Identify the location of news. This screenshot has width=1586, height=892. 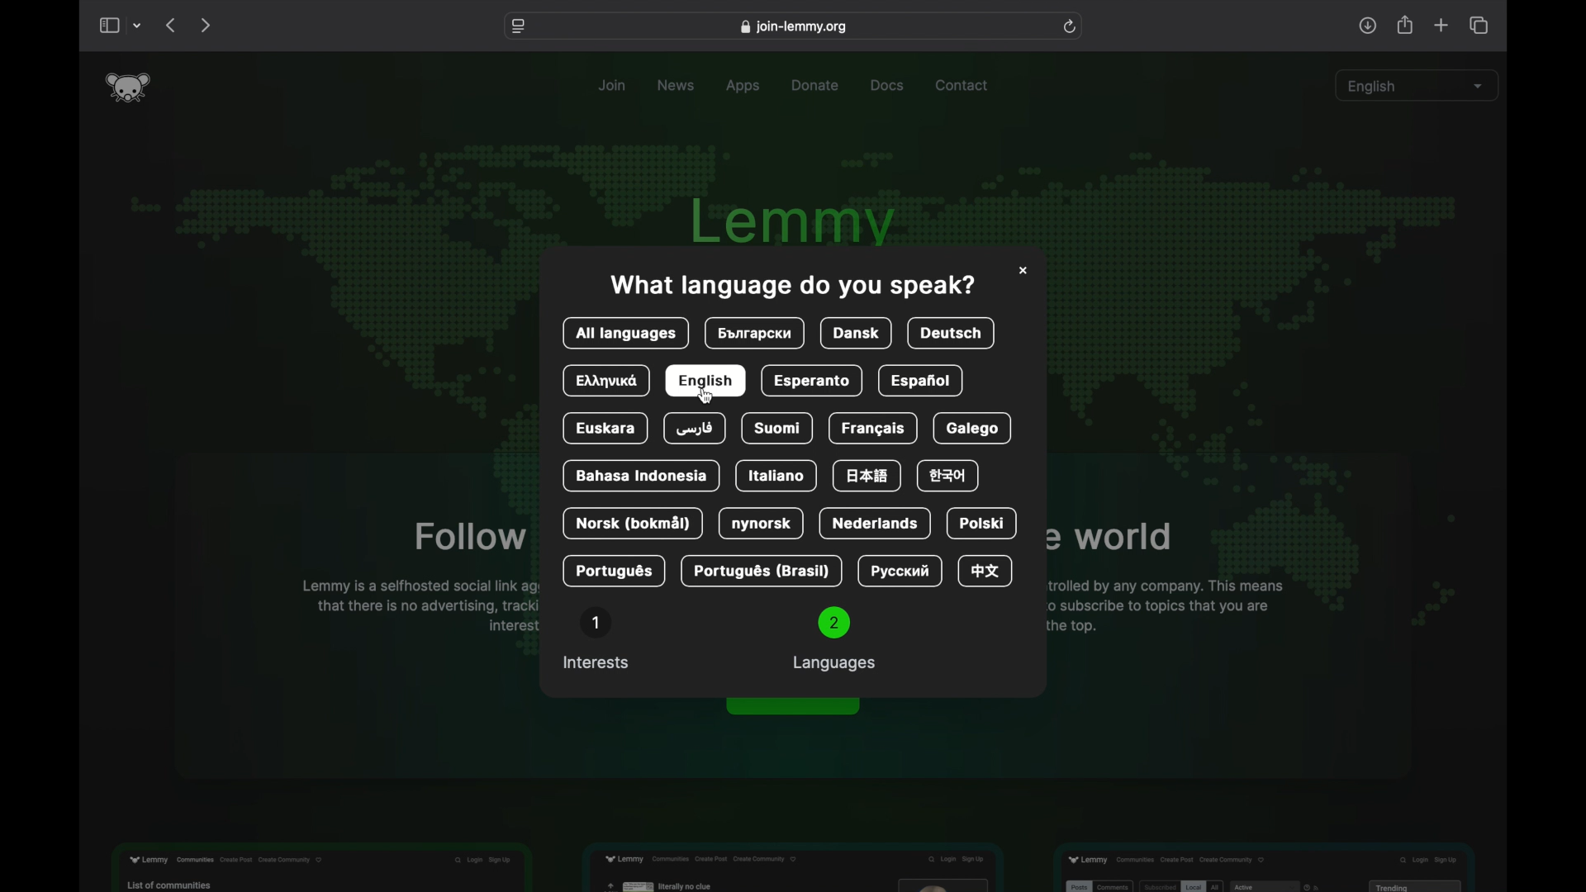
(677, 86).